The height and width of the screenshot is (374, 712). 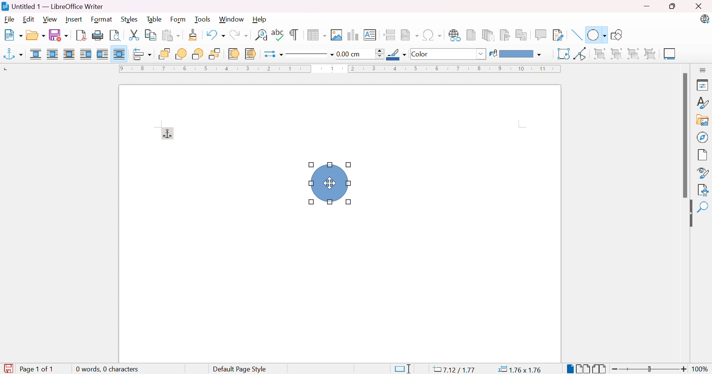 I want to click on Back one, so click(x=199, y=54).